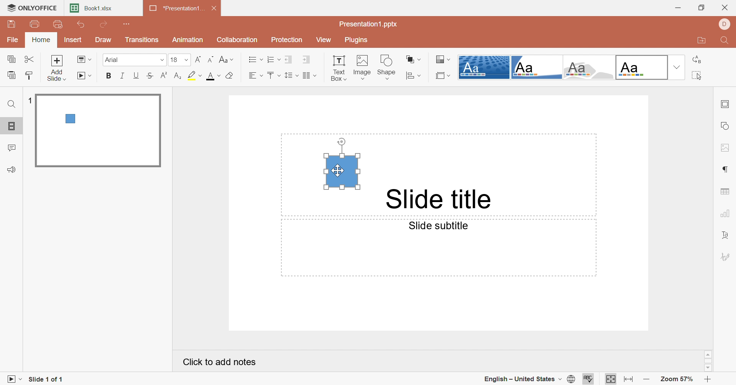 The image size is (736, 385). I want to click on Scroll Down, so click(708, 369).